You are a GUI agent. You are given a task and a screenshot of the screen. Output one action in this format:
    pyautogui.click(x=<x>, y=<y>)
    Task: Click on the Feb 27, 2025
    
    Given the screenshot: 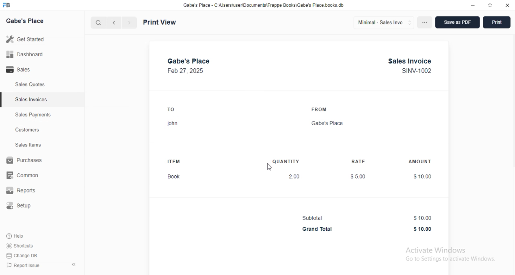 What is the action you would take?
    pyautogui.click(x=186, y=71)
    